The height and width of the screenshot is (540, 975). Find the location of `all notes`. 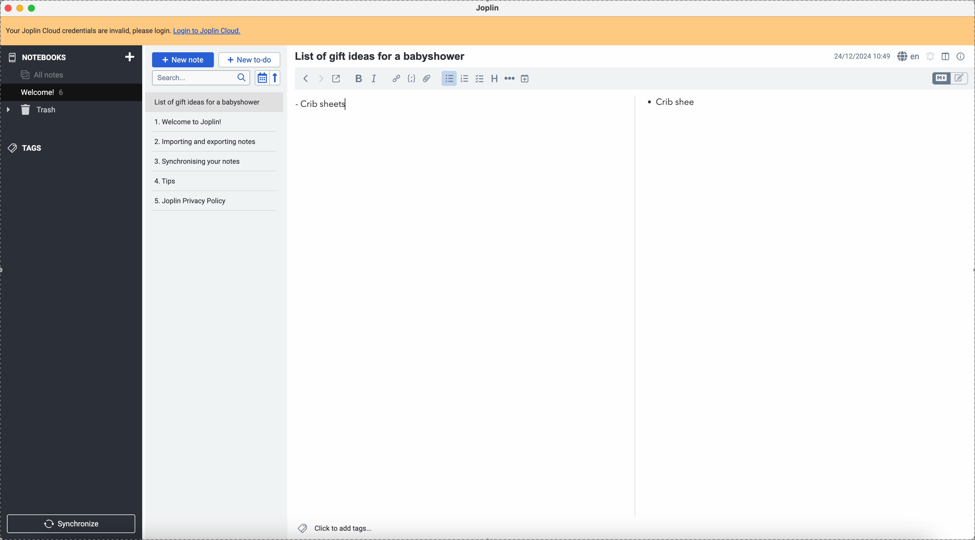

all notes is located at coordinates (44, 75).